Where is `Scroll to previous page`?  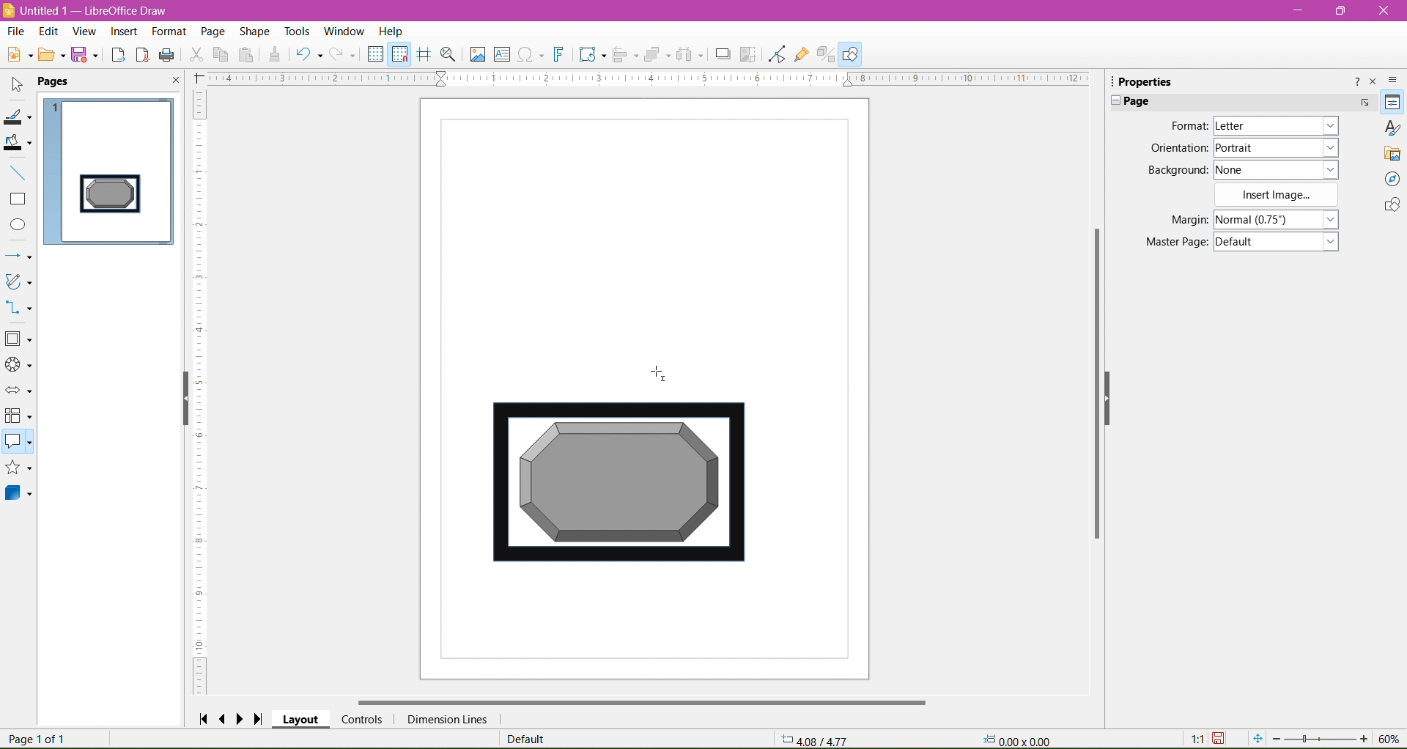
Scroll to previous page is located at coordinates (224, 718).